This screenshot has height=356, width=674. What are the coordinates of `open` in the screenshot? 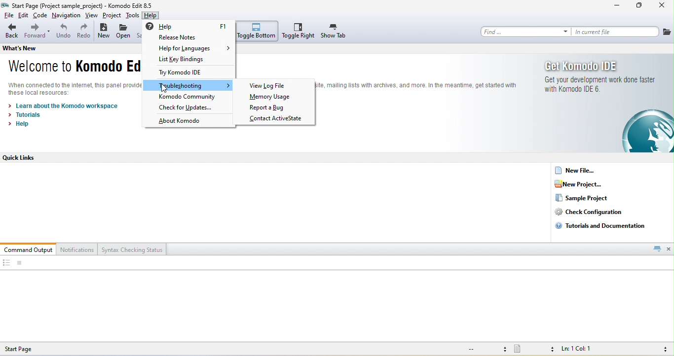 It's located at (124, 33).